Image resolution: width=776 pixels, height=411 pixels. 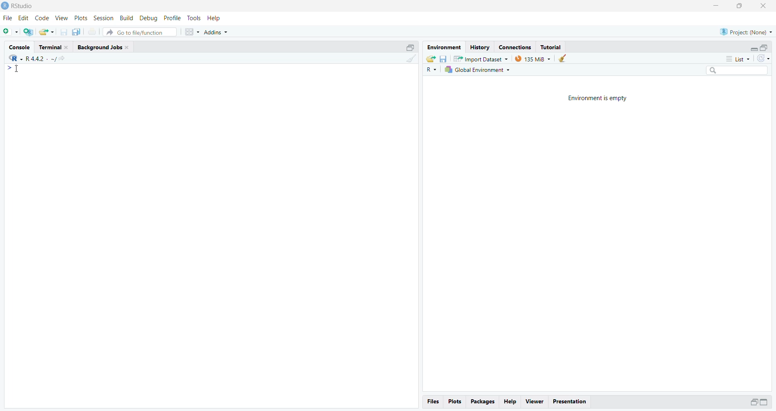 What do you see at coordinates (194, 18) in the screenshot?
I see `Tools` at bounding box center [194, 18].